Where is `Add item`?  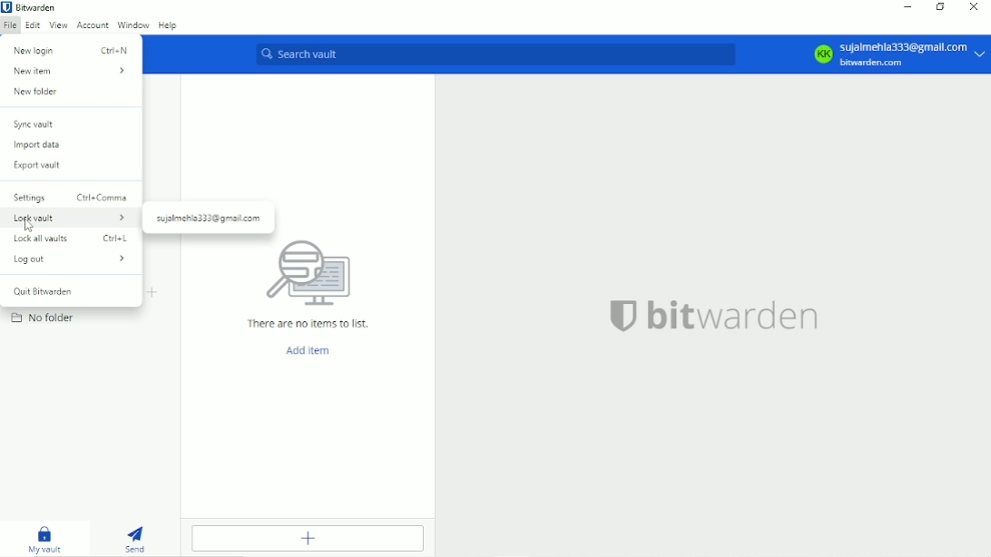 Add item is located at coordinates (311, 540).